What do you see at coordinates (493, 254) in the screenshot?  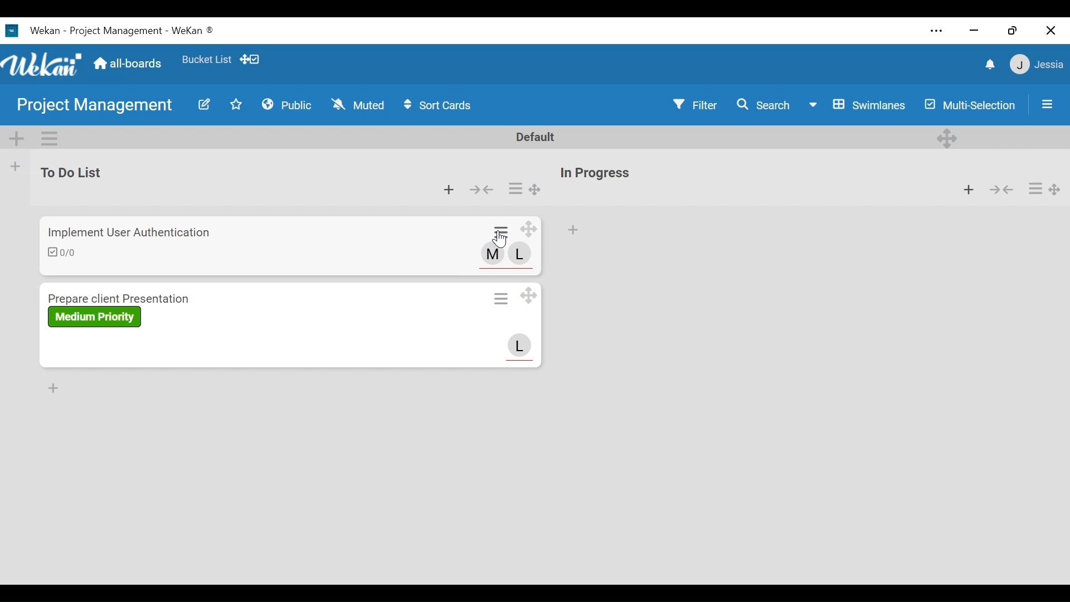 I see `Member` at bounding box center [493, 254].